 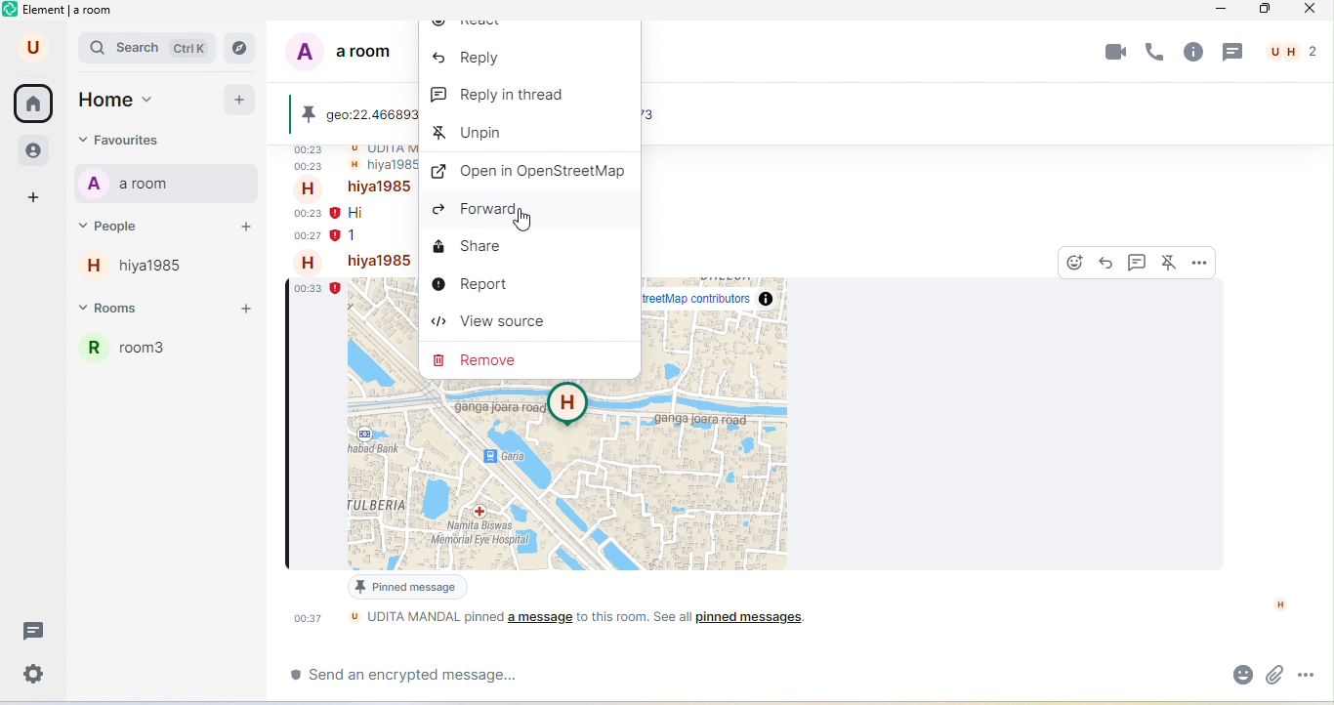 What do you see at coordinates (171, 356) in the screenshot?
I see `room 3` at bounding box center [171, 356].